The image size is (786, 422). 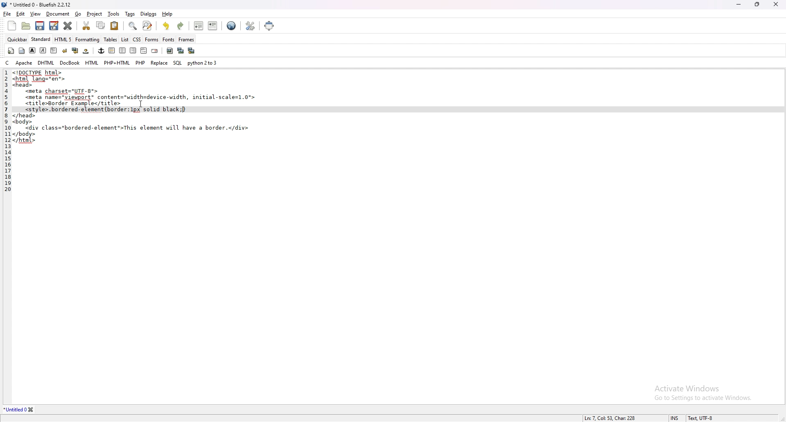 What do you see at coordinates (757, 4) in the screenshot?
I see `resize` at bounding box center [757, 4].